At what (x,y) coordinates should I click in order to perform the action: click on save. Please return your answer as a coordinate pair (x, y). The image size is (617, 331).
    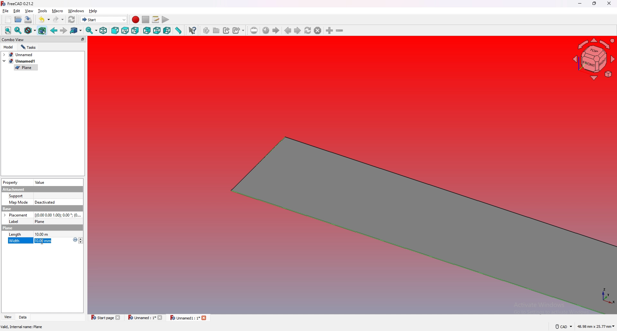
    Looking at the image, I should click on (28, 20).